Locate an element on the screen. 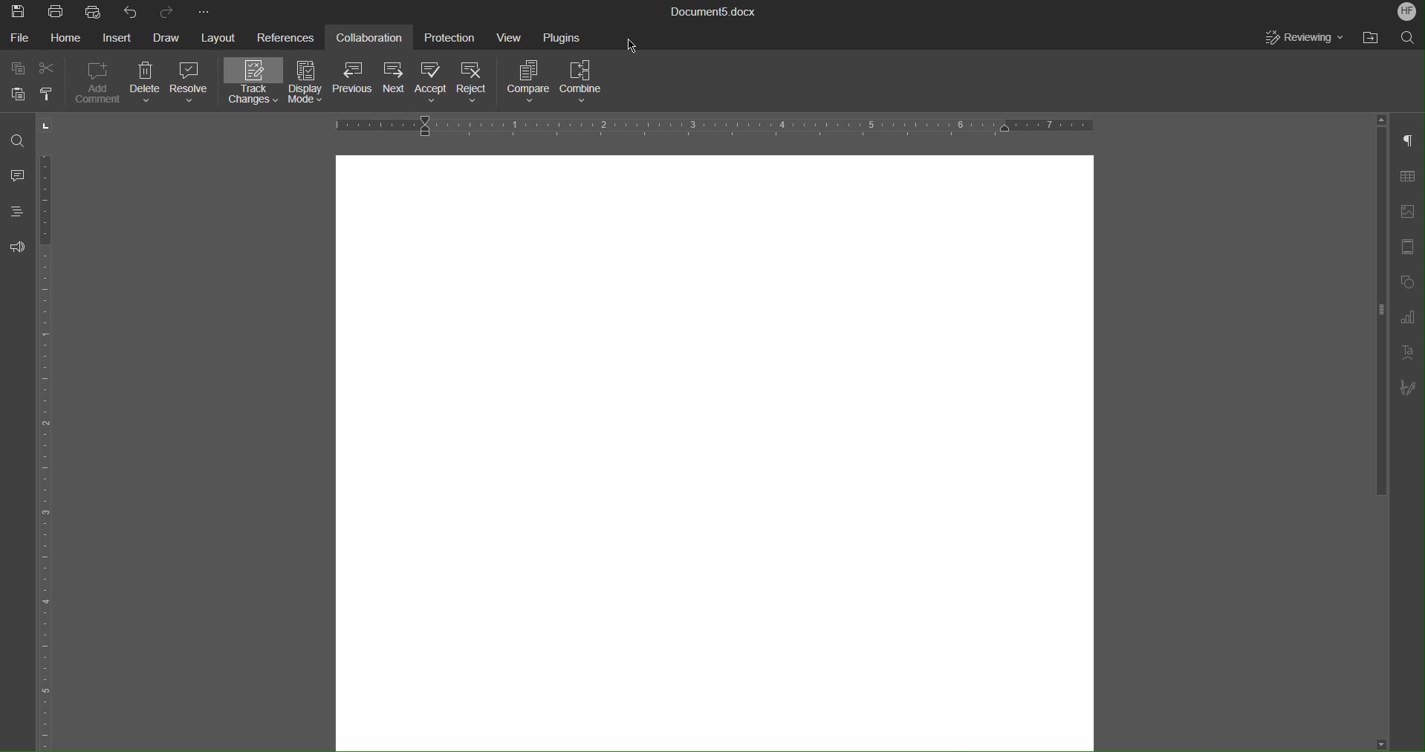 Image resolution: width=1425 pixels, height=752 pixels. Header/Footer is located at coordinates (1406, 251).